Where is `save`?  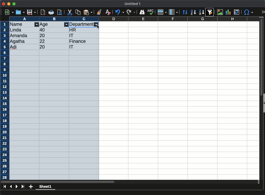
save is located at coordinates (32, 12).